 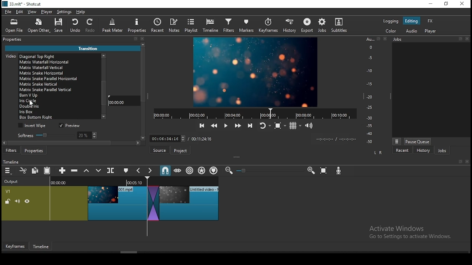 What do you see at coordinates (190, 171) in the screenshot?
I see `ripple` at bounding box center [190, 171].